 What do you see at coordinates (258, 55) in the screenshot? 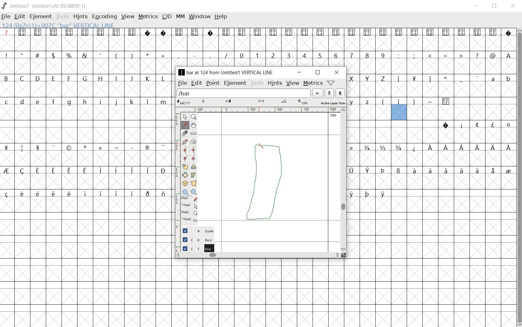
I see `numbers and symbols` at bounding box center [258, 55].